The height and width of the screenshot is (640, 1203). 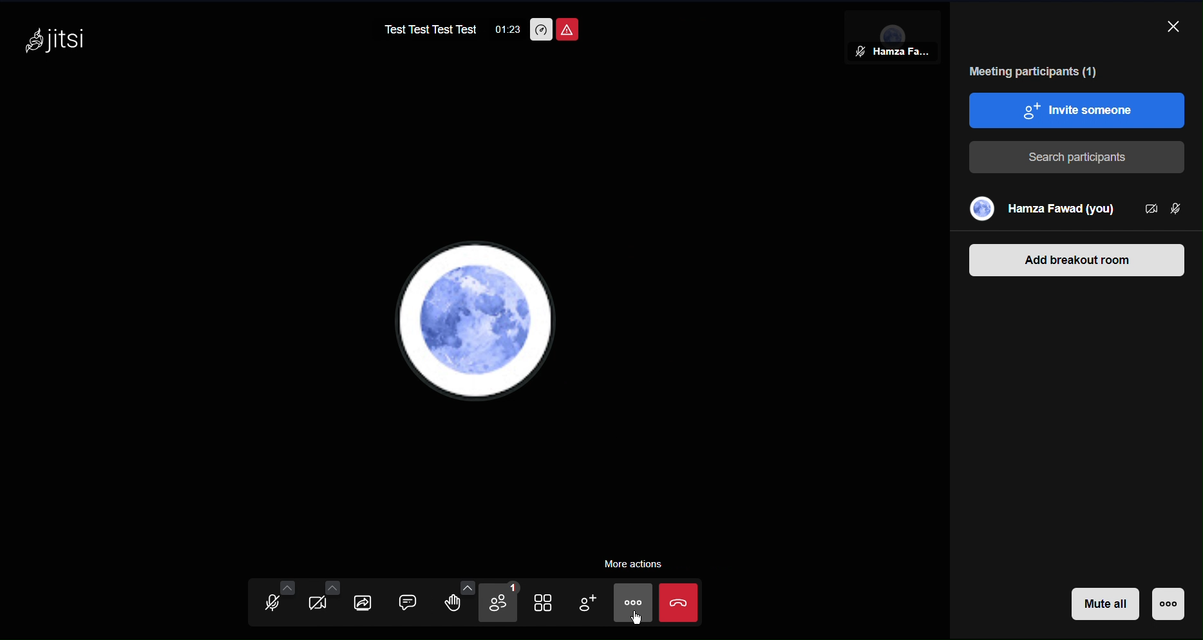 What do you see at coordinates (421, 603) in the screenshot?
I see `Chat` at bounding box center [421, 603].